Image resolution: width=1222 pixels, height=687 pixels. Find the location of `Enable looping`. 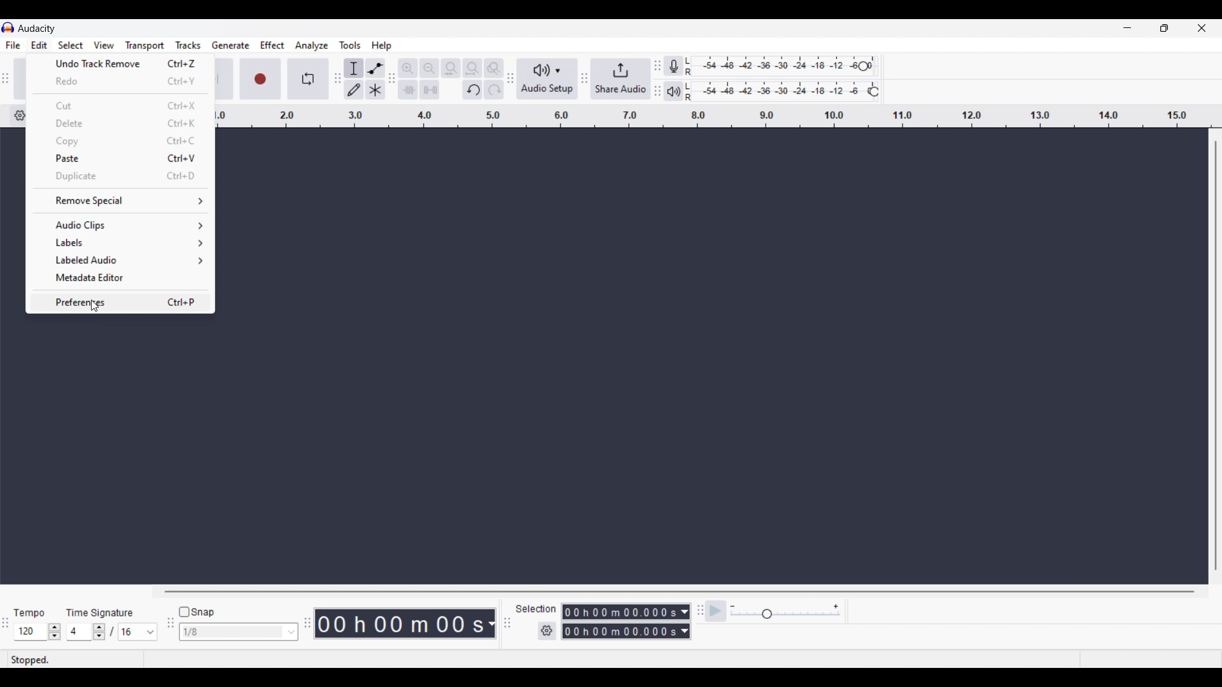

Enable looping is located at coordinates (309, 79).